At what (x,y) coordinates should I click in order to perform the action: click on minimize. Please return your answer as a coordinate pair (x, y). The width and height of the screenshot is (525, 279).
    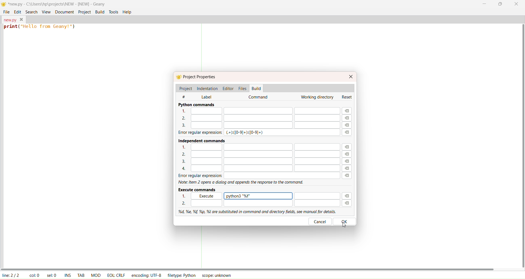
    Looking at the image, I should click on (484, 4).